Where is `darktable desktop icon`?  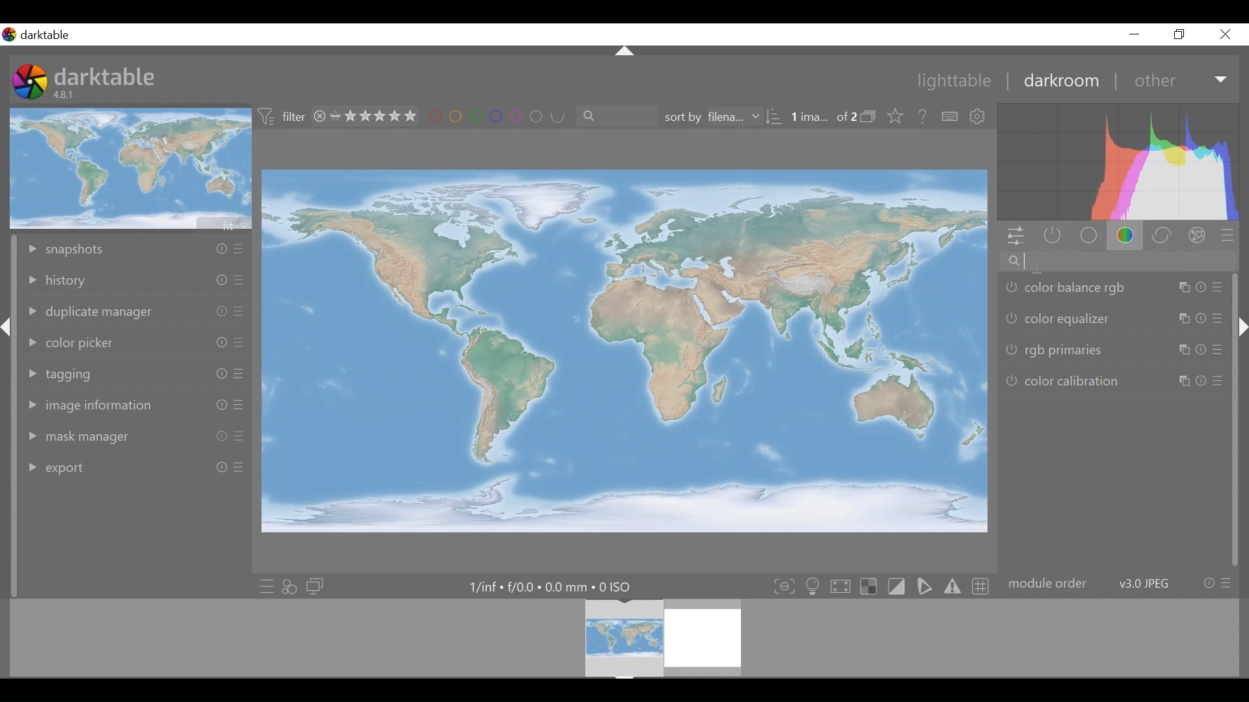 darktable desktop icon is located at coordinates (30, 83).